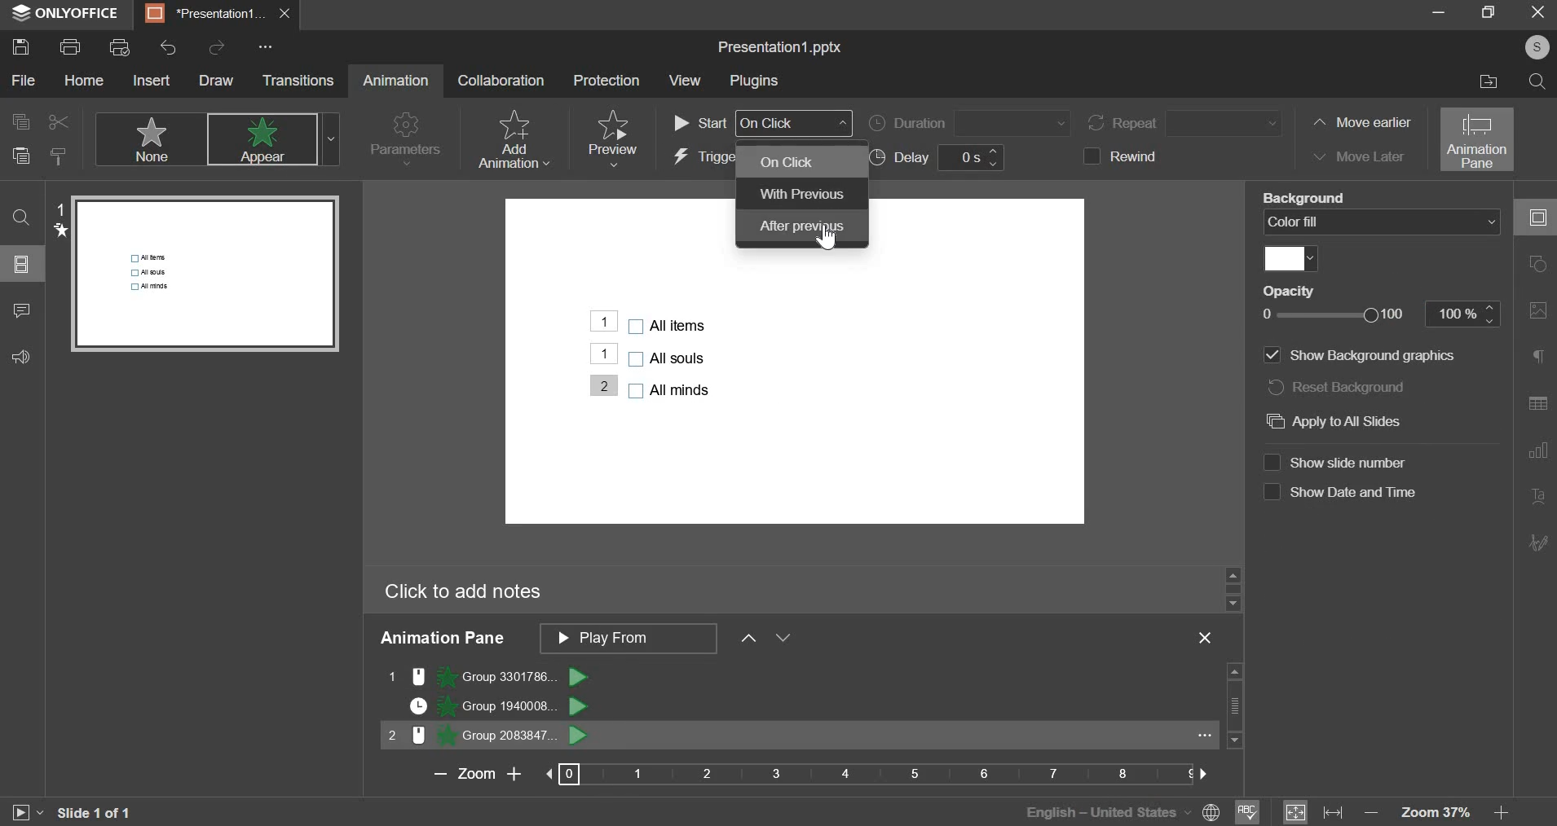  Describe the element at coordinates (272, 140) in the screenshot. I see `appear` at that location.